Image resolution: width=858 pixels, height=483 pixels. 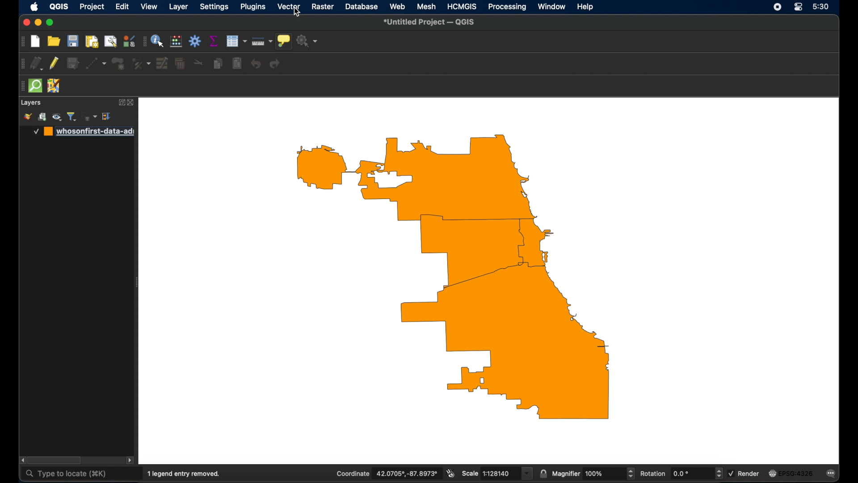 What do you see at coordinates (58, 117) in the screenshot?
I see `manage map theme` at bounding box center [58, 117].